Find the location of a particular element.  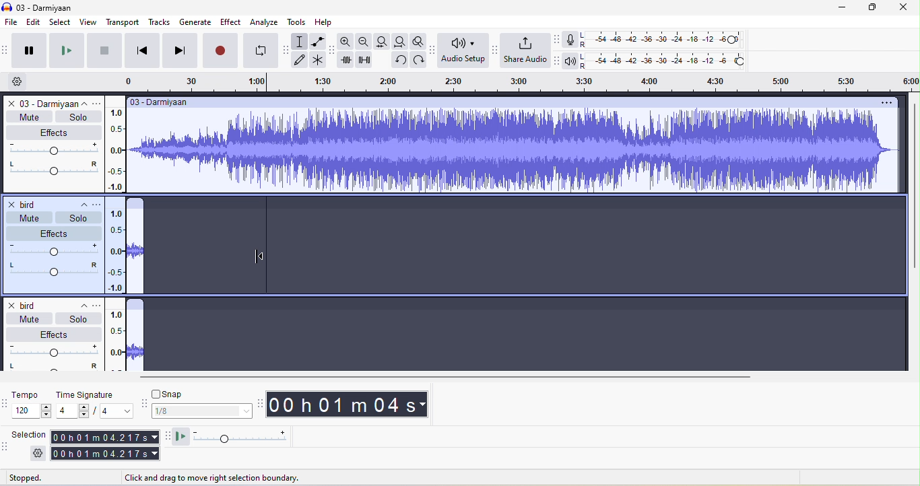

audio is located at coordinates (135, 251).